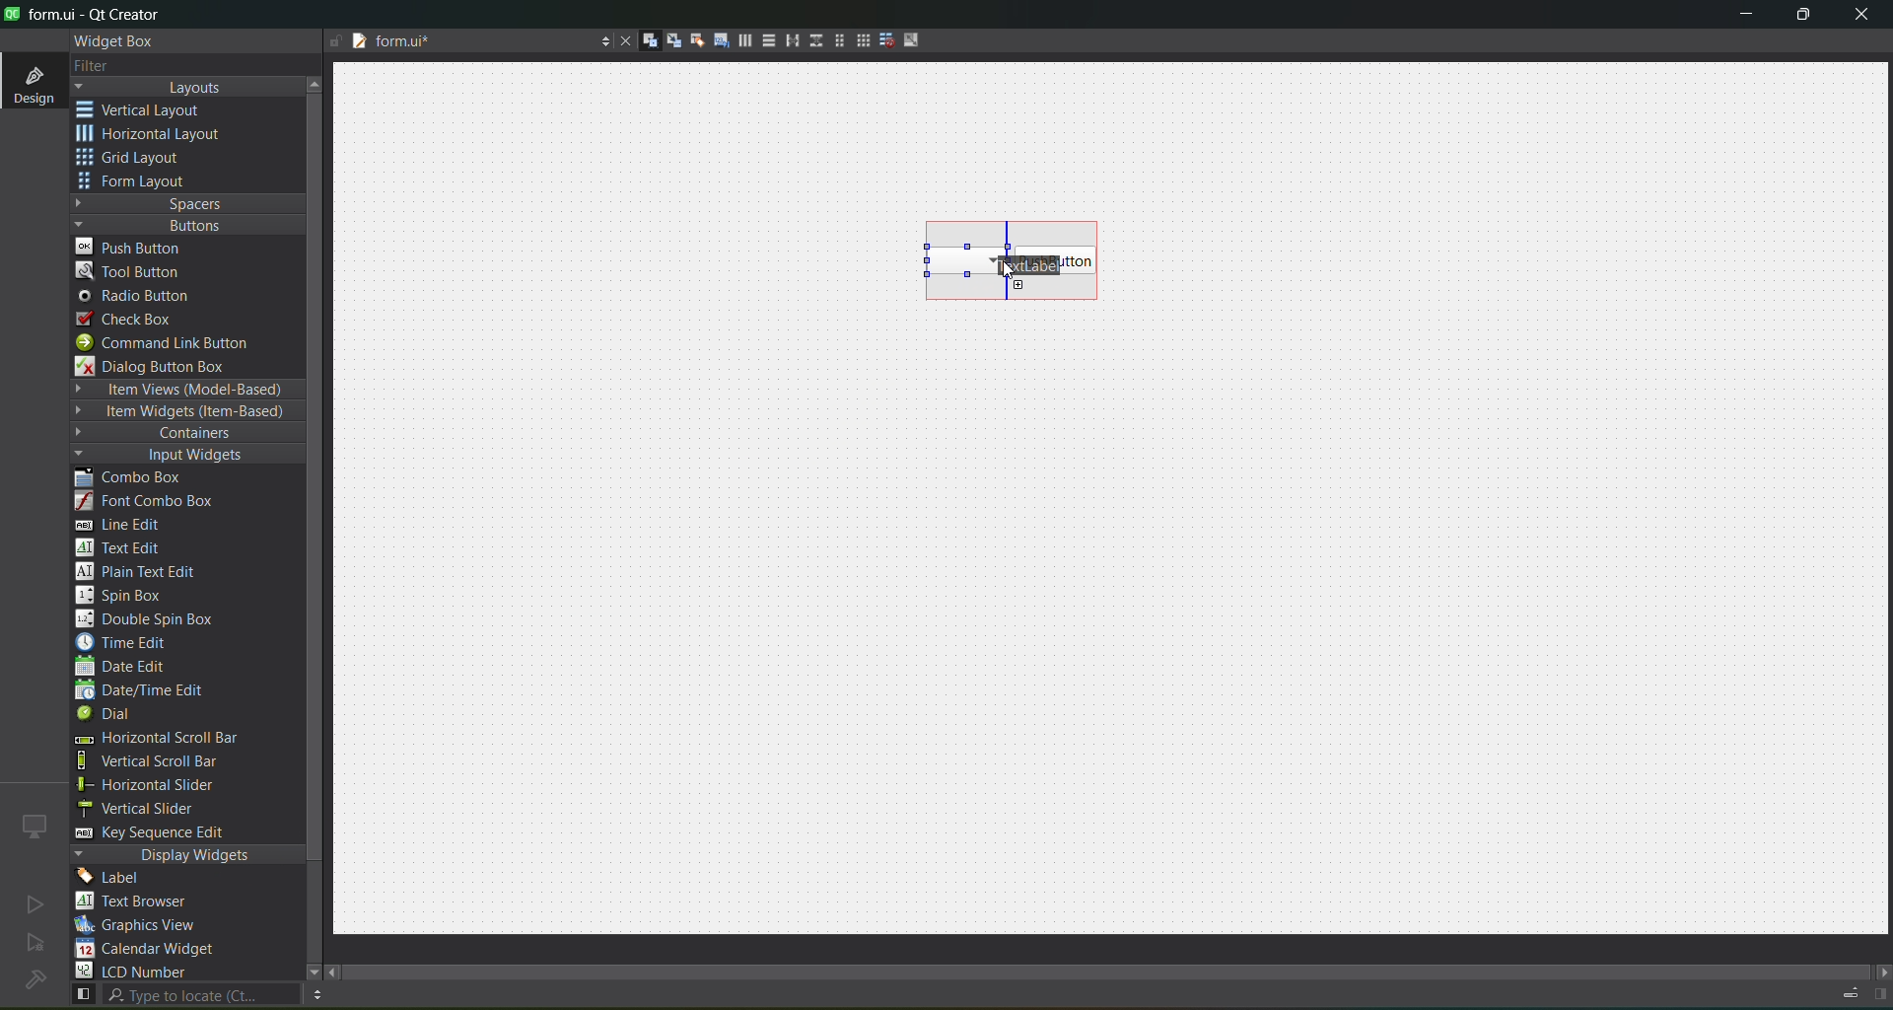  What do you see at coordinates (143, 478) in the screenshot?
I see `combo box` at bounding box center [143, 478].